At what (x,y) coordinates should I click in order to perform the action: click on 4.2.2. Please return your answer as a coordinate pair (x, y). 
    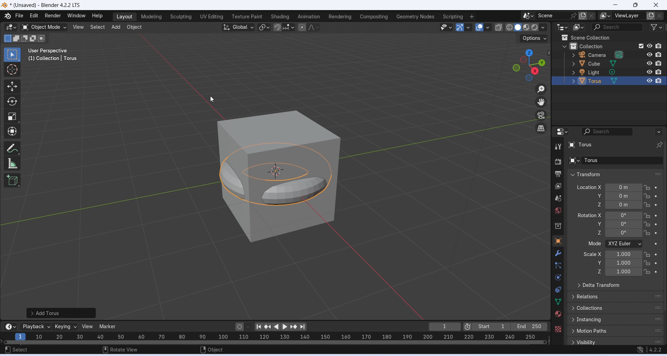
    Looking at the image, I should click on (656, 350).